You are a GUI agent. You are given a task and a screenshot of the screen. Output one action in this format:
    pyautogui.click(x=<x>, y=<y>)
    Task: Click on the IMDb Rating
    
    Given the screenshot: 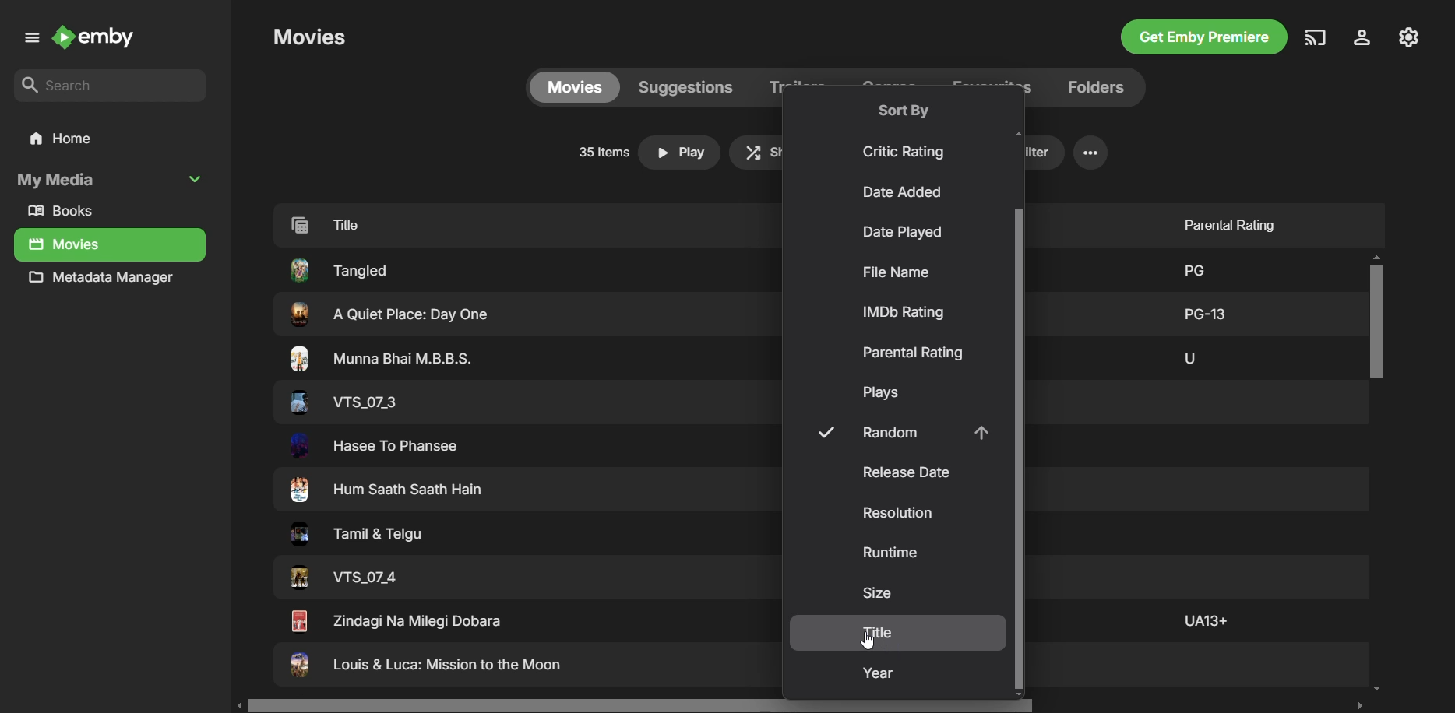 What is the action you would take?
    pyautogui.click(x=906, y=312)
    